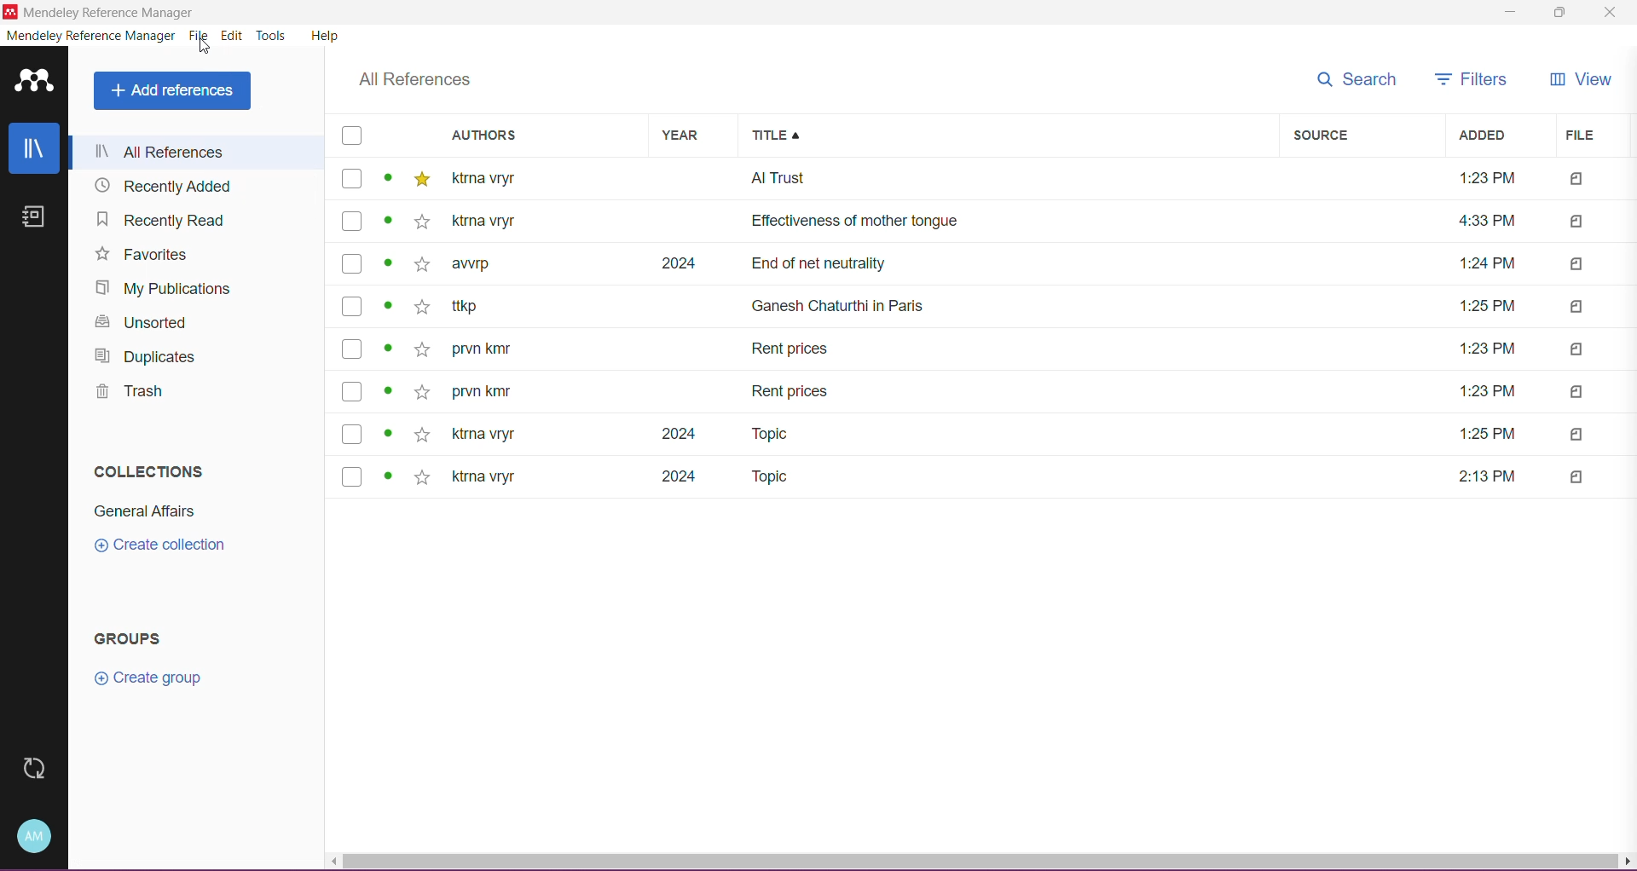  What do you see at coordinates (1466, 78) in the screenshot?
I see `Filters` at bounding box center [1466, 78].